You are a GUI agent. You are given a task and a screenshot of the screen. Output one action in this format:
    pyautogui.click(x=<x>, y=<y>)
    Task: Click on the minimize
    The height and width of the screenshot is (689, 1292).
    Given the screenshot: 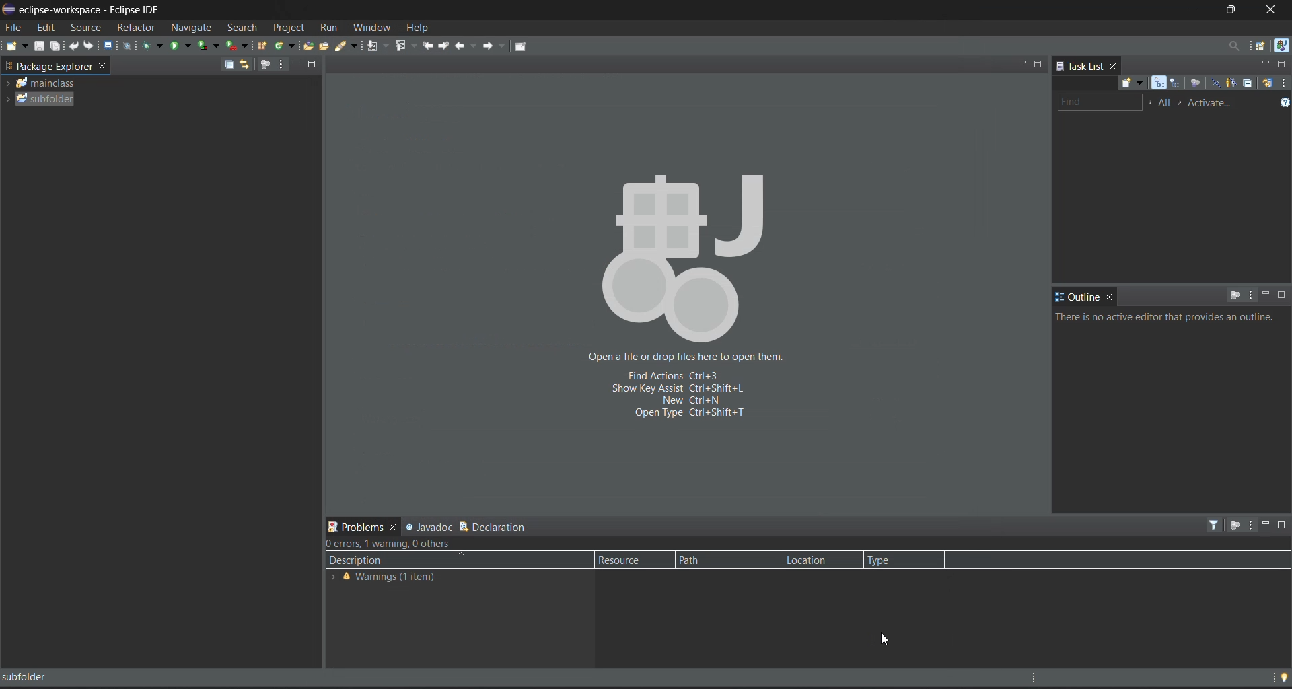 What is the action you would take?
    pyautogui.click(x=297, y=62)
    